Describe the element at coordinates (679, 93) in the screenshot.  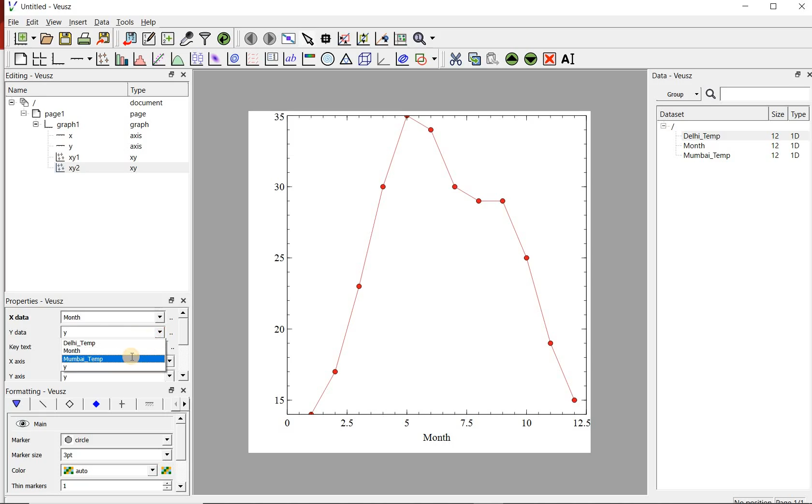
I see `Group` at that location.